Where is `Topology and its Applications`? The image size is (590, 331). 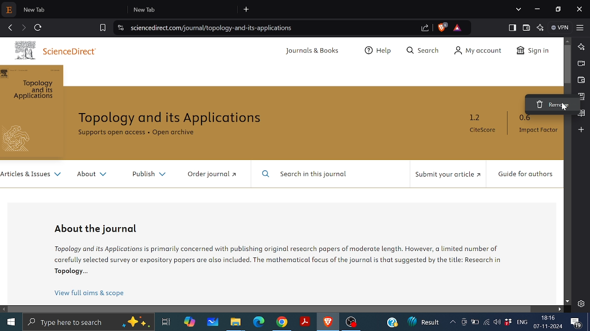
Topology and its Applications is located at coordinates (32, 91).